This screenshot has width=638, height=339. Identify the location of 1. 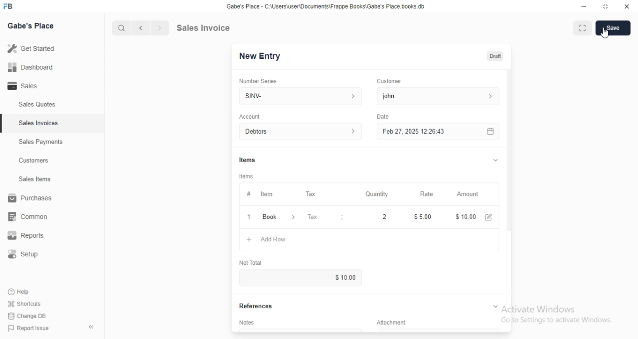
(248, 217).